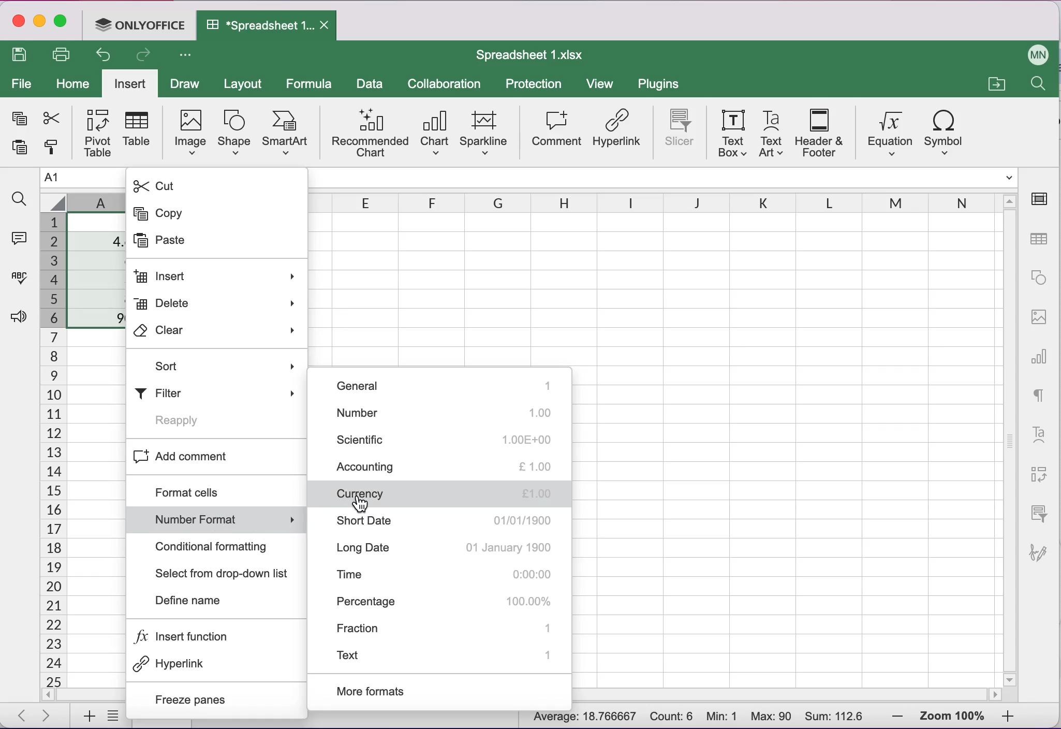 The width and height of the screenshot is (1061, 729). I want to click on header and footer, so click(819, 133).